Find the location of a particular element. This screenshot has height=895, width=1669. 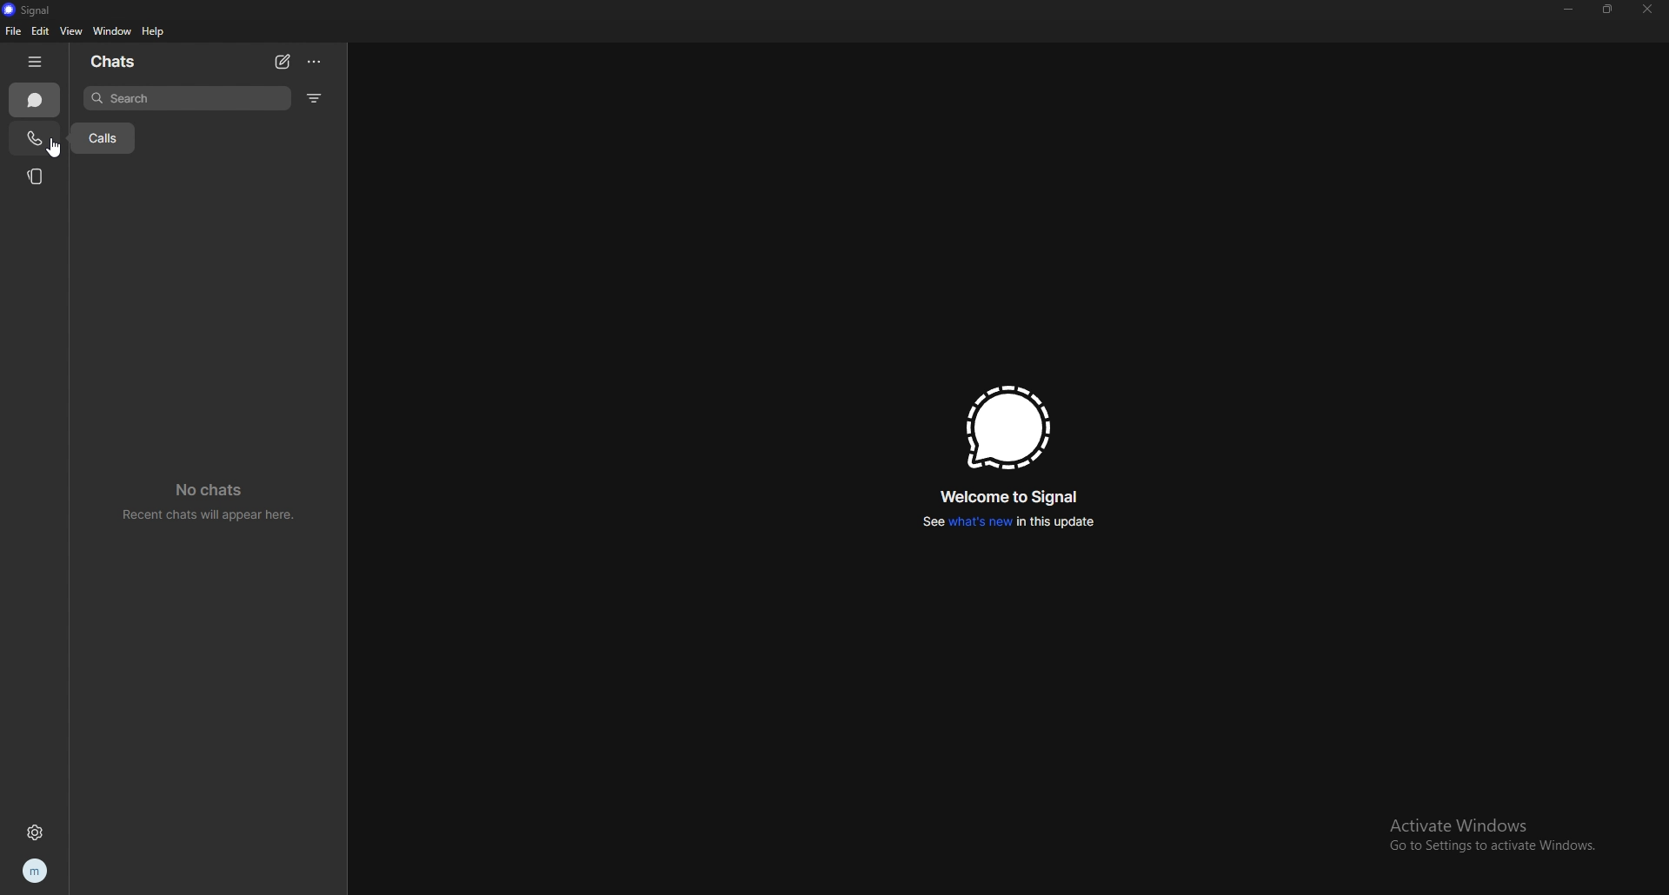

options is located at coordinates (316, 61).